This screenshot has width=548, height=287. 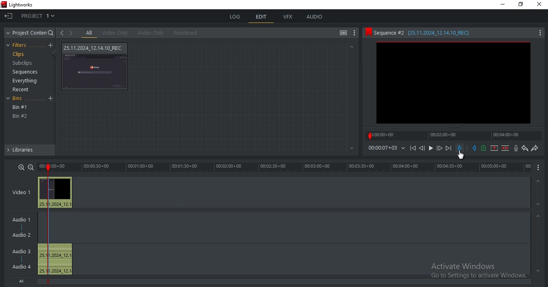 I want to click on Up, so click(x=538, y=216).